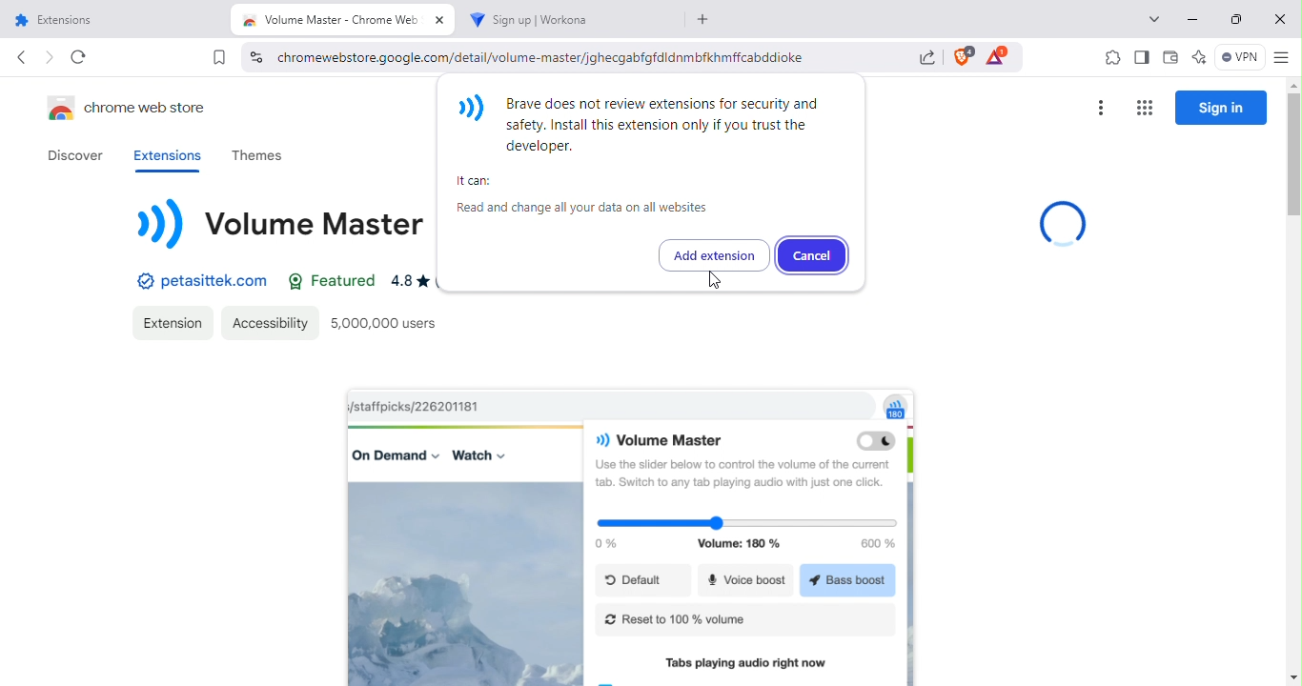  Describe the element at coordinates (1233, 17) in the screenshot. I see `maximize` at that location.